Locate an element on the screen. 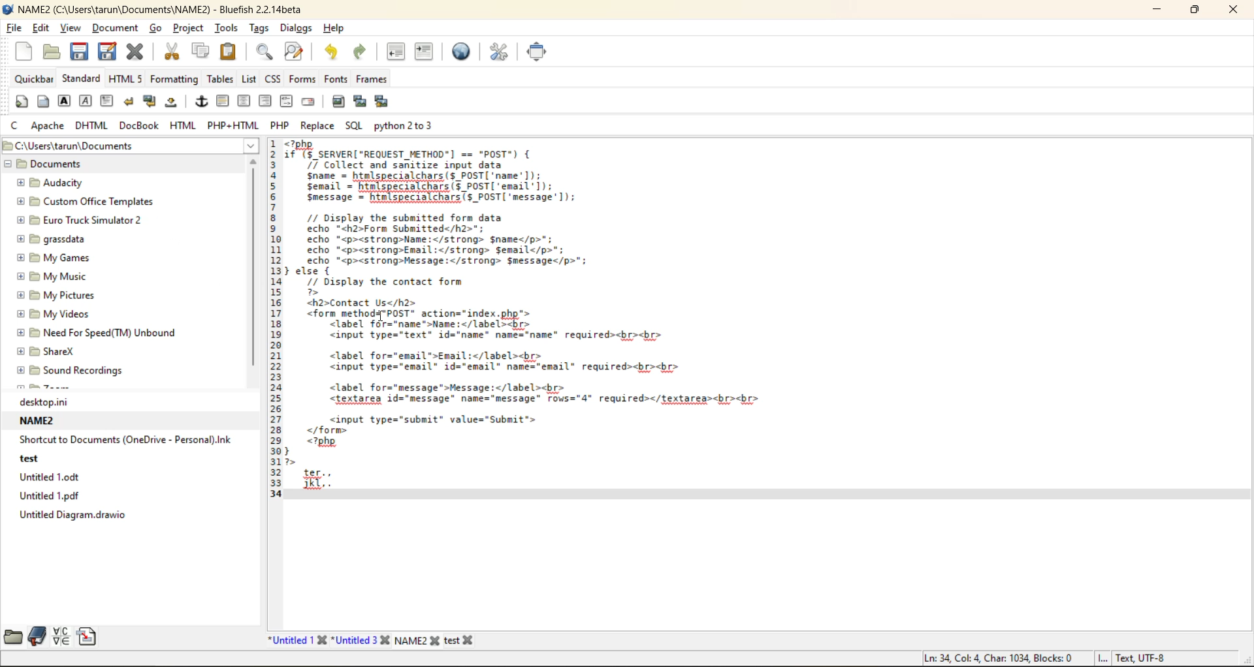 This screenshot has height=667, width=1254. help is located at coordinates (337, 29).